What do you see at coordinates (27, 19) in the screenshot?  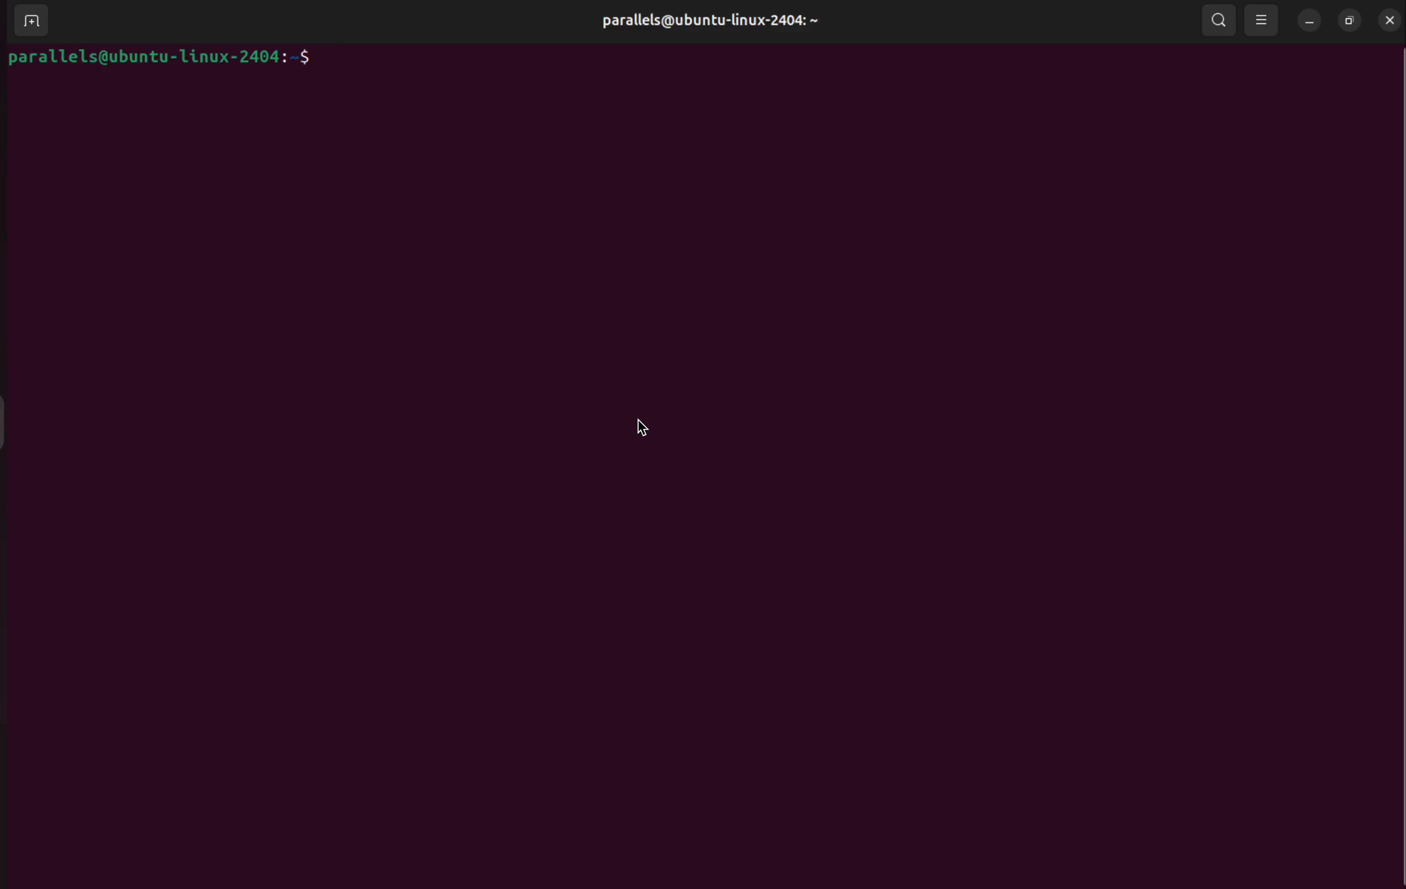 I see `add terminal` at bounding box center [27, 19].